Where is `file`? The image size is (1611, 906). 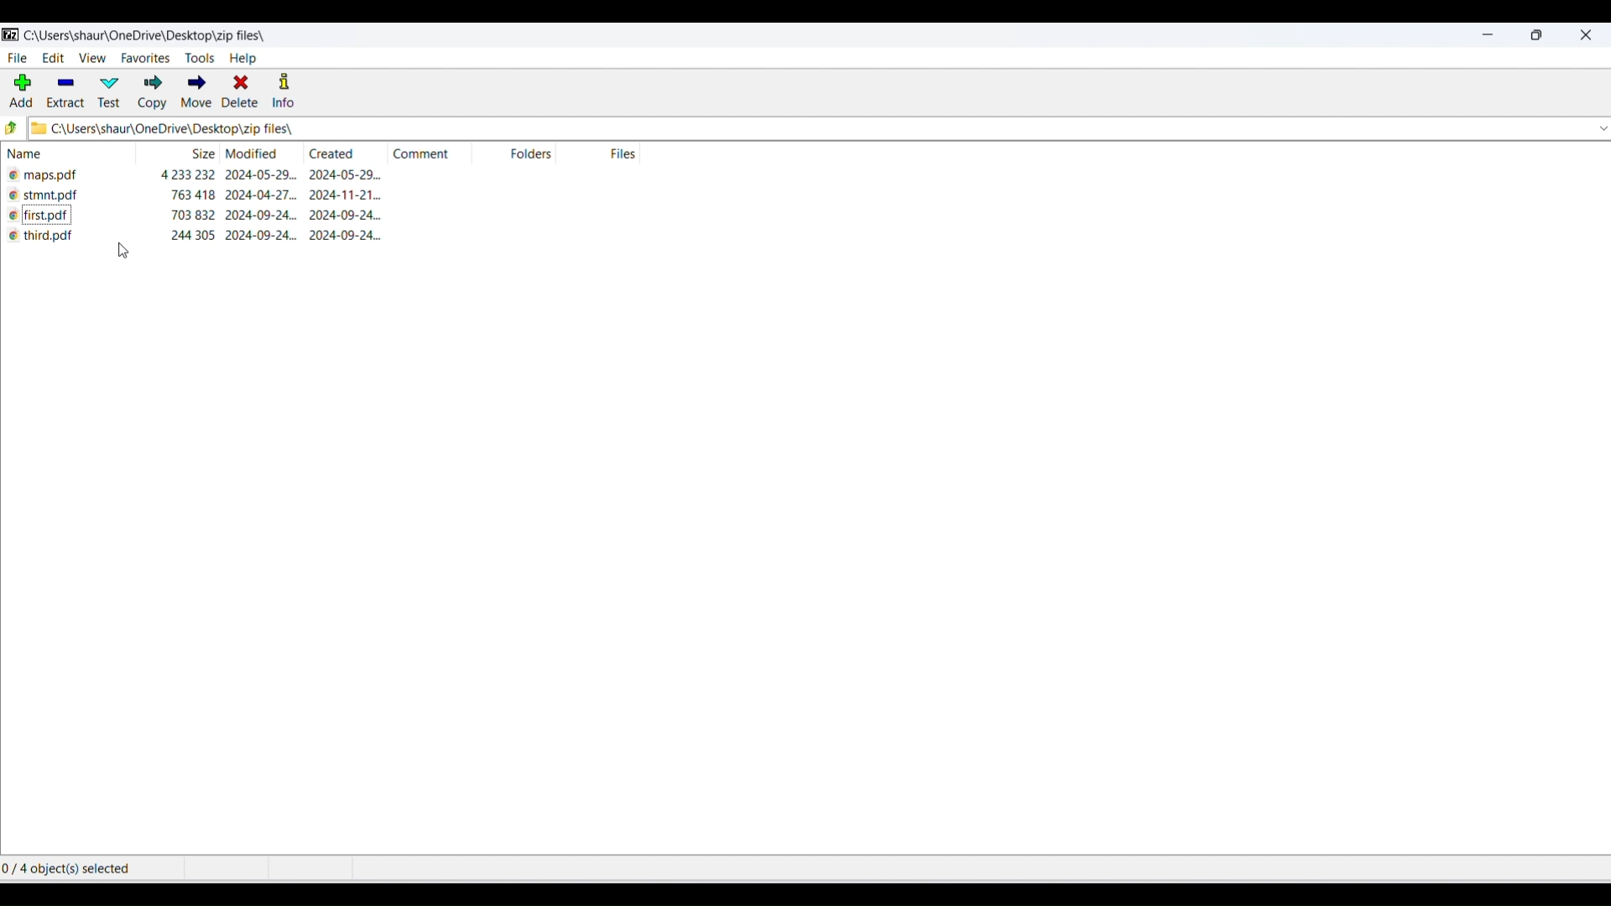 file is located at coordinates (18, 59).